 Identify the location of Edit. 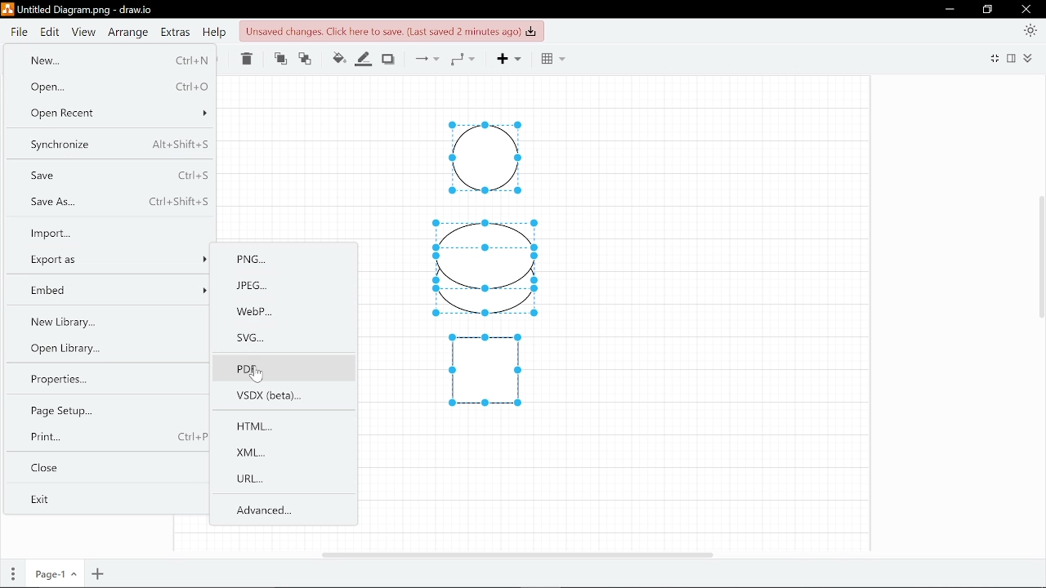
(47, 33).